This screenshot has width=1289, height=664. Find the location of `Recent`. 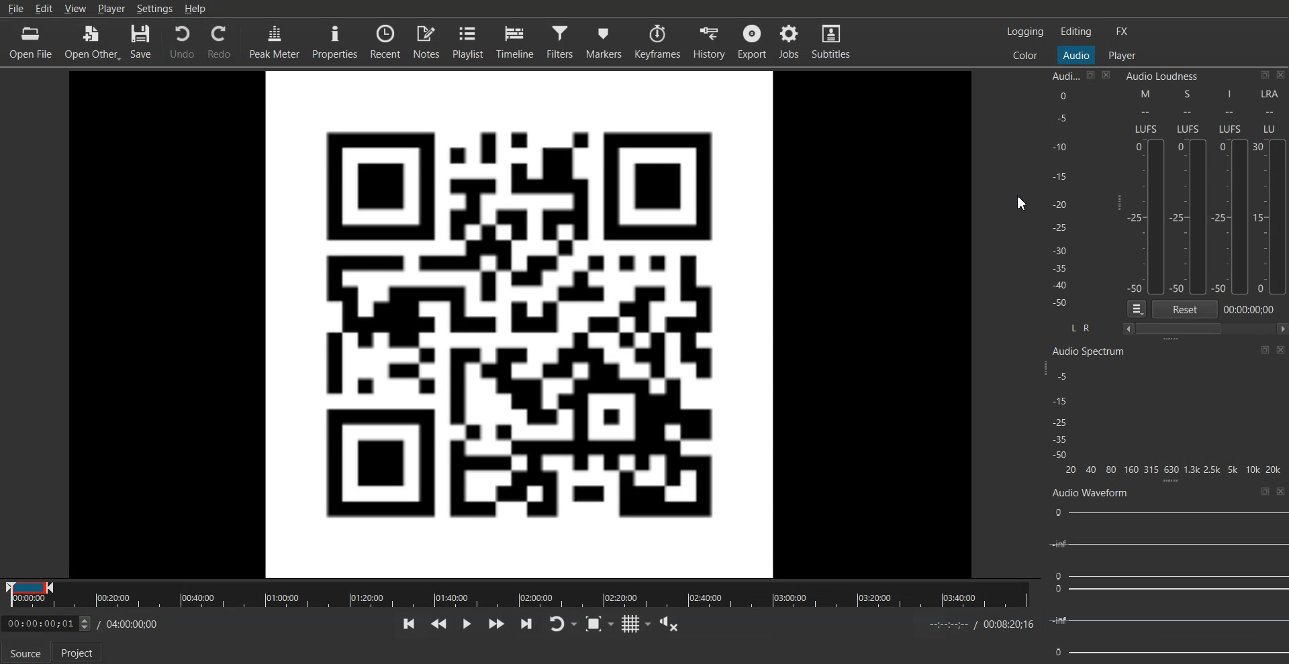

Recent is located at coordinates (385, 42).